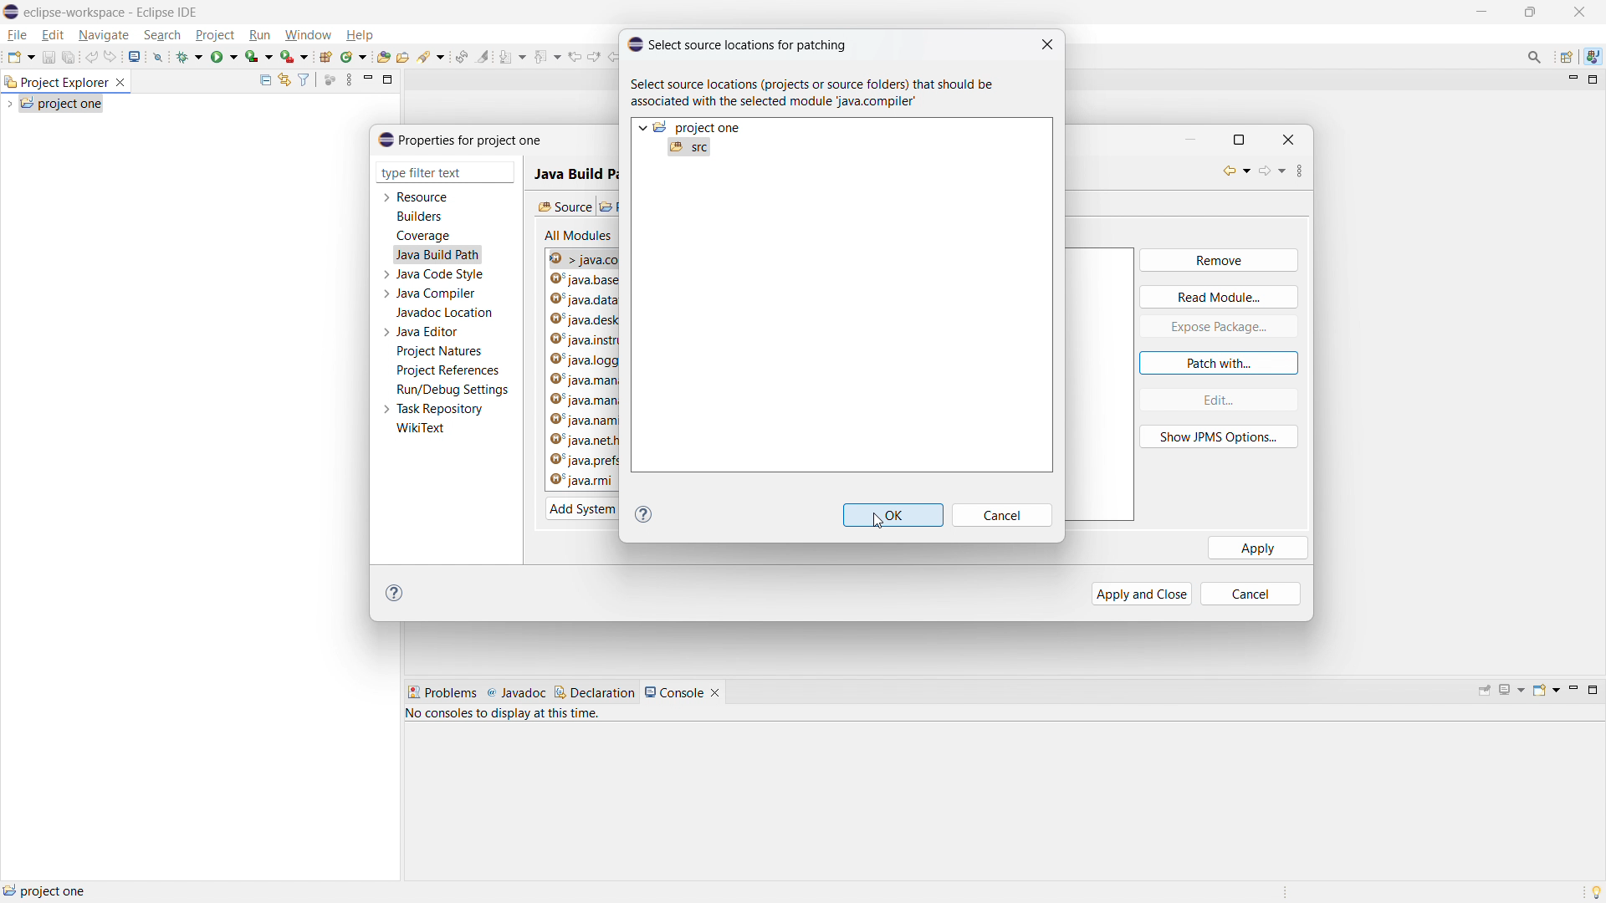 This screenshot has height=903, width=1606. I want to click on coverage, so click(423, 236).